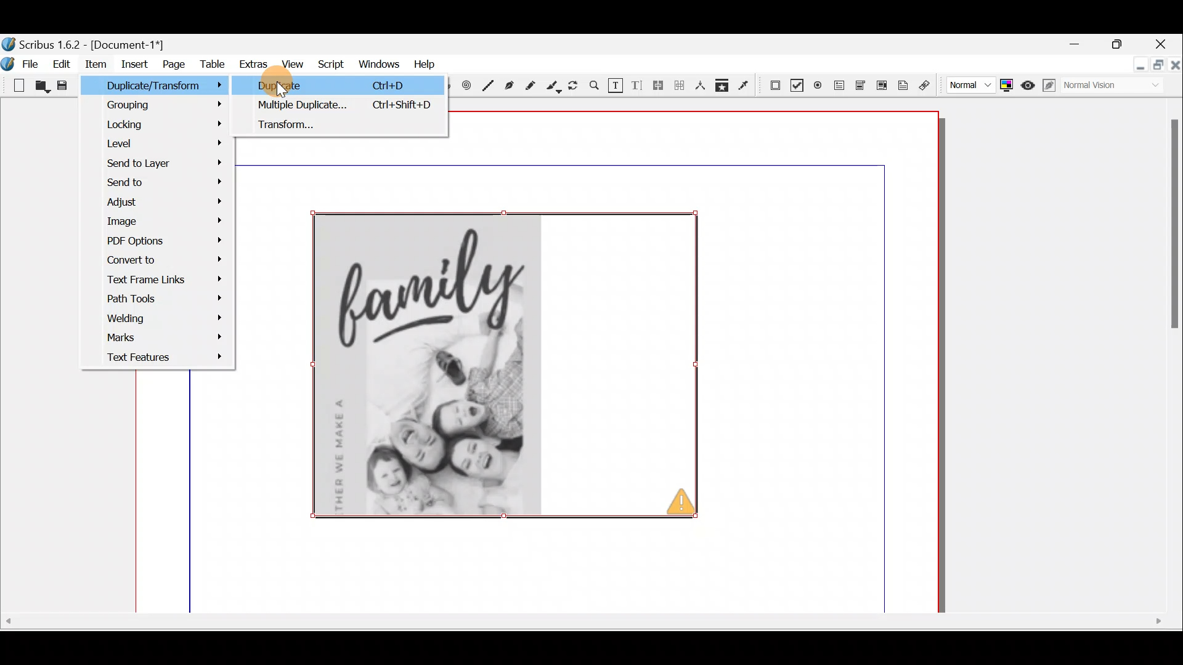 This screenshot has width=1183, height=665. I want to click on Maximise, so click(1157, 67).